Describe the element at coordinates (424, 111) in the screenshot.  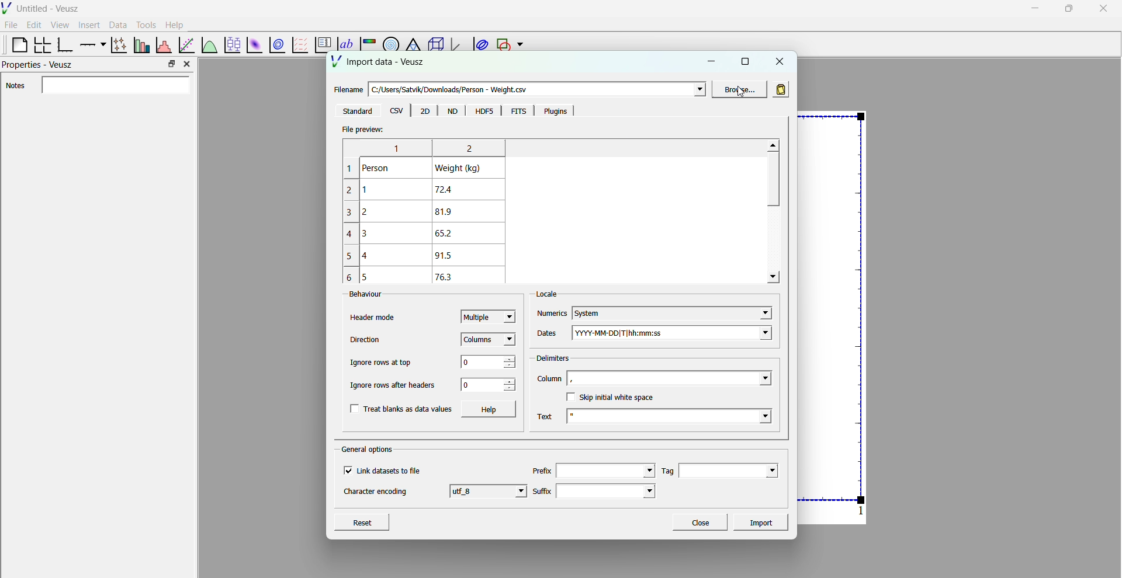
I see `2D` at that location.